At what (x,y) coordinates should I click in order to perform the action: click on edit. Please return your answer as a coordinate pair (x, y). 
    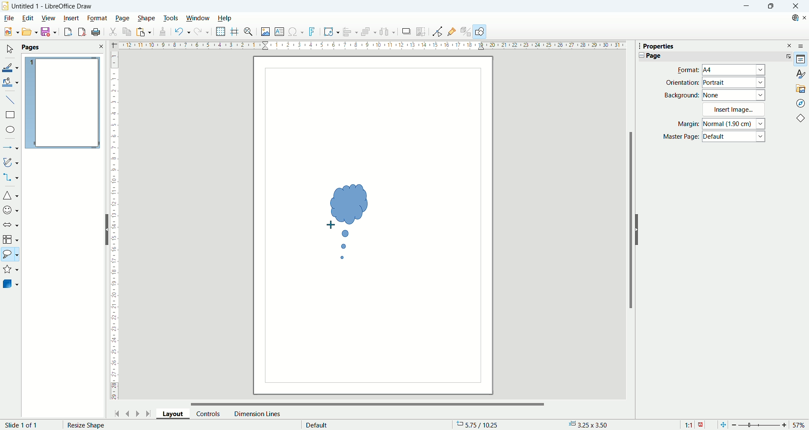
    Looking at the image, I should click on (27, 19).